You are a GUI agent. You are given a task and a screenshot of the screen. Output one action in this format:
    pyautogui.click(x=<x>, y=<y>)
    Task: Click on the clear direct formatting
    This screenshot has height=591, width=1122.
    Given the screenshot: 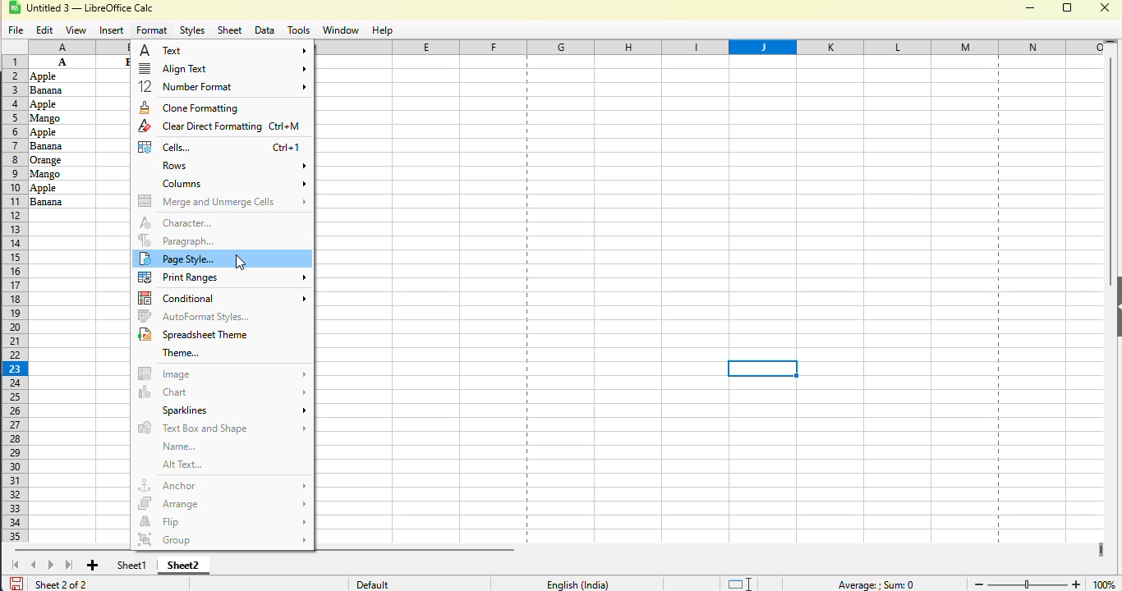 What is the action you would take?
    pyautogui.click(x=200, y=126)
    